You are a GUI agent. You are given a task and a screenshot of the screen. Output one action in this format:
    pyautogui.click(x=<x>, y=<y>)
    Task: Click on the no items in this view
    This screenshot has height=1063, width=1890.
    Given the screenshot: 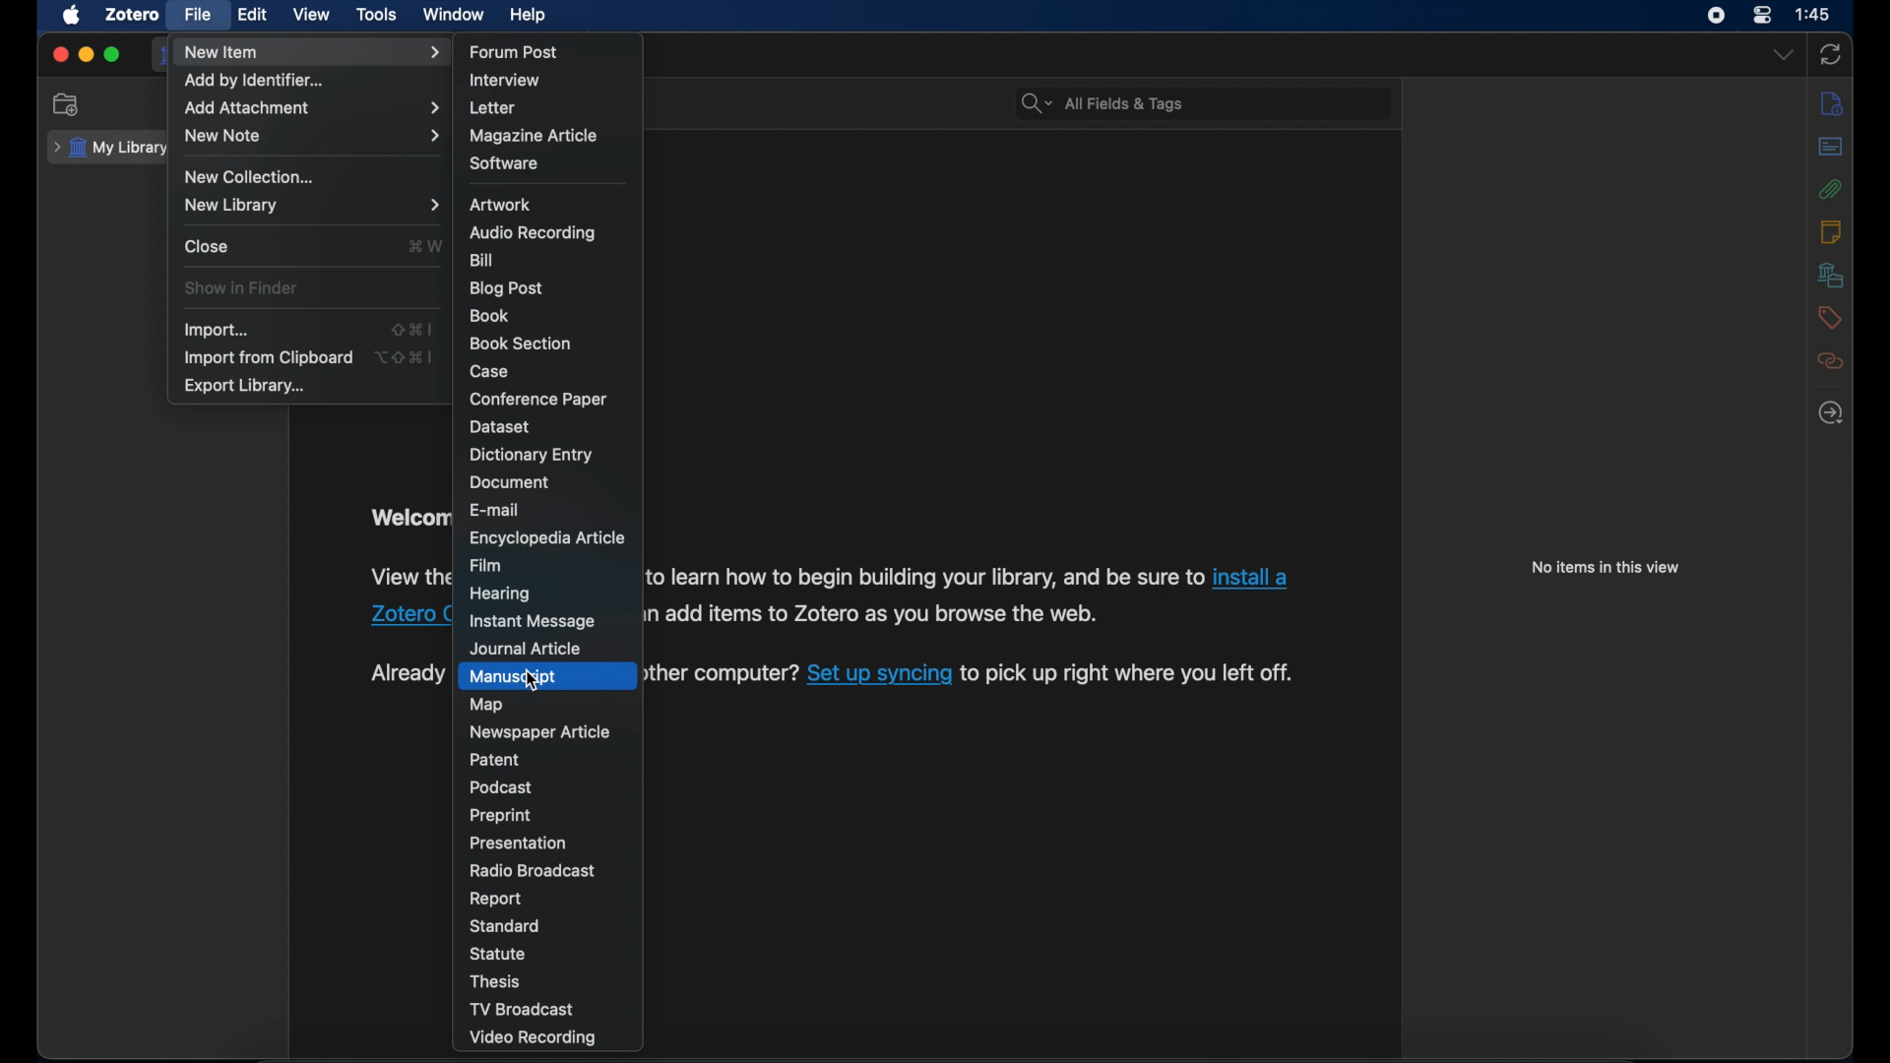 What is the action you would take?
    pyautogui.click(x=1605, y=567)
    